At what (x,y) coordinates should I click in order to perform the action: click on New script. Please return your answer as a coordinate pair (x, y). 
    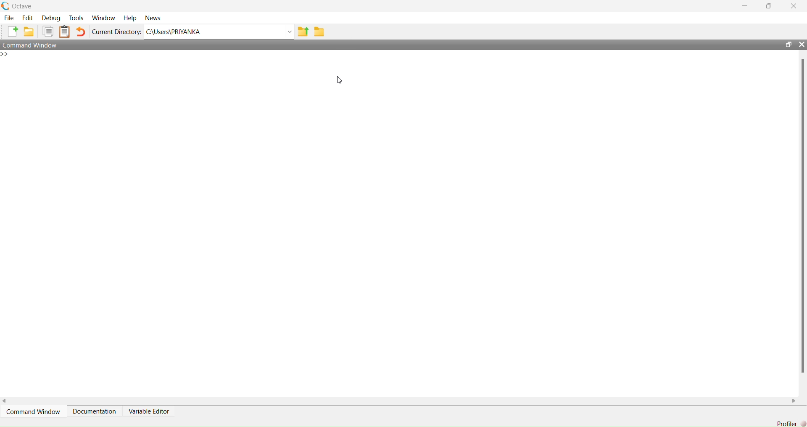
    Looking at the image, I should click on (12, 31).